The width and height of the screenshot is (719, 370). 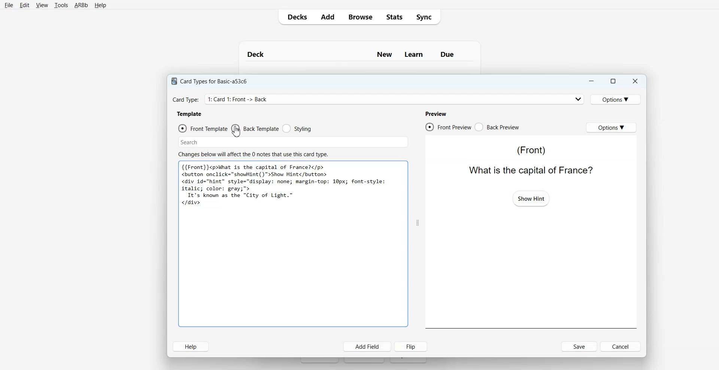 I want to click on {{Front}}<p>hat is the capital of France?</p>
<button onclick="showHint()">Show Hint</button>
<div id="hint" style="display: none; margin-top: 1@px; font-style:
italic; color: gray;">
It's known as the "City of Light.”
</div>, so click(x=285, y=184).